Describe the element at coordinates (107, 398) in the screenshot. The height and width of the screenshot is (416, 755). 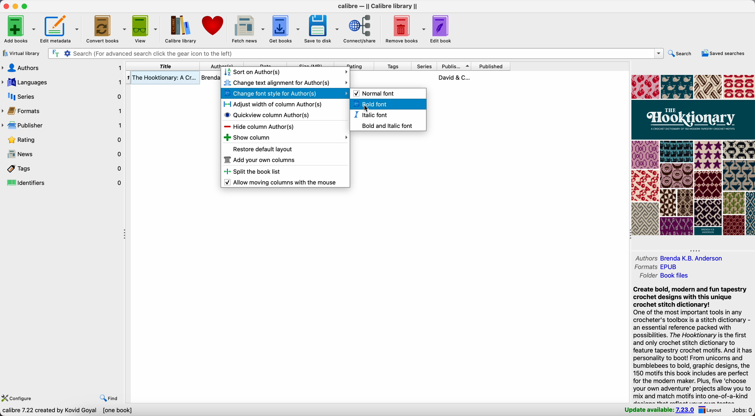
I see `find` at that location.